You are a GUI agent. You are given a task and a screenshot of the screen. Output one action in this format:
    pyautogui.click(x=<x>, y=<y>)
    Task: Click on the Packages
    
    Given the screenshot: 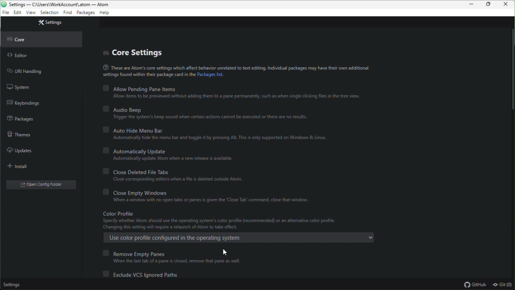 What is the action you would take?
    pyautogui.click(x=22, y=117)
    